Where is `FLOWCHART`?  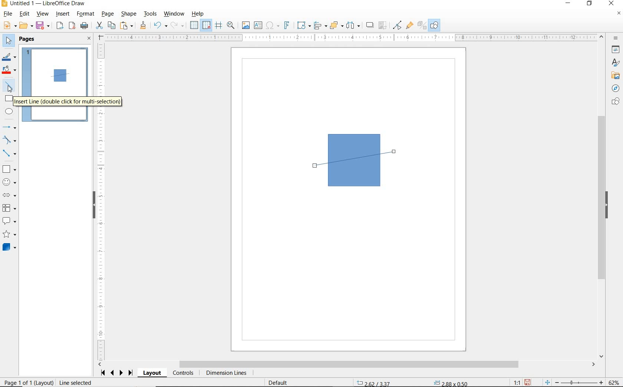 FLOWCHART is located at coordinates (11, 208).